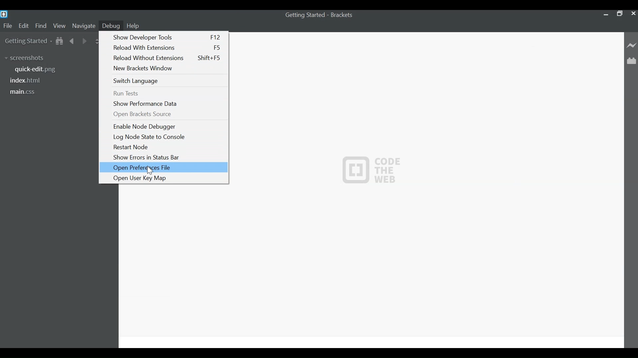 This screenshot has height=358, width=638. What do you see at coordinates (167, 37) in the screenshot?
I see `Show Developer Tools` at bounding box center [167, 37].